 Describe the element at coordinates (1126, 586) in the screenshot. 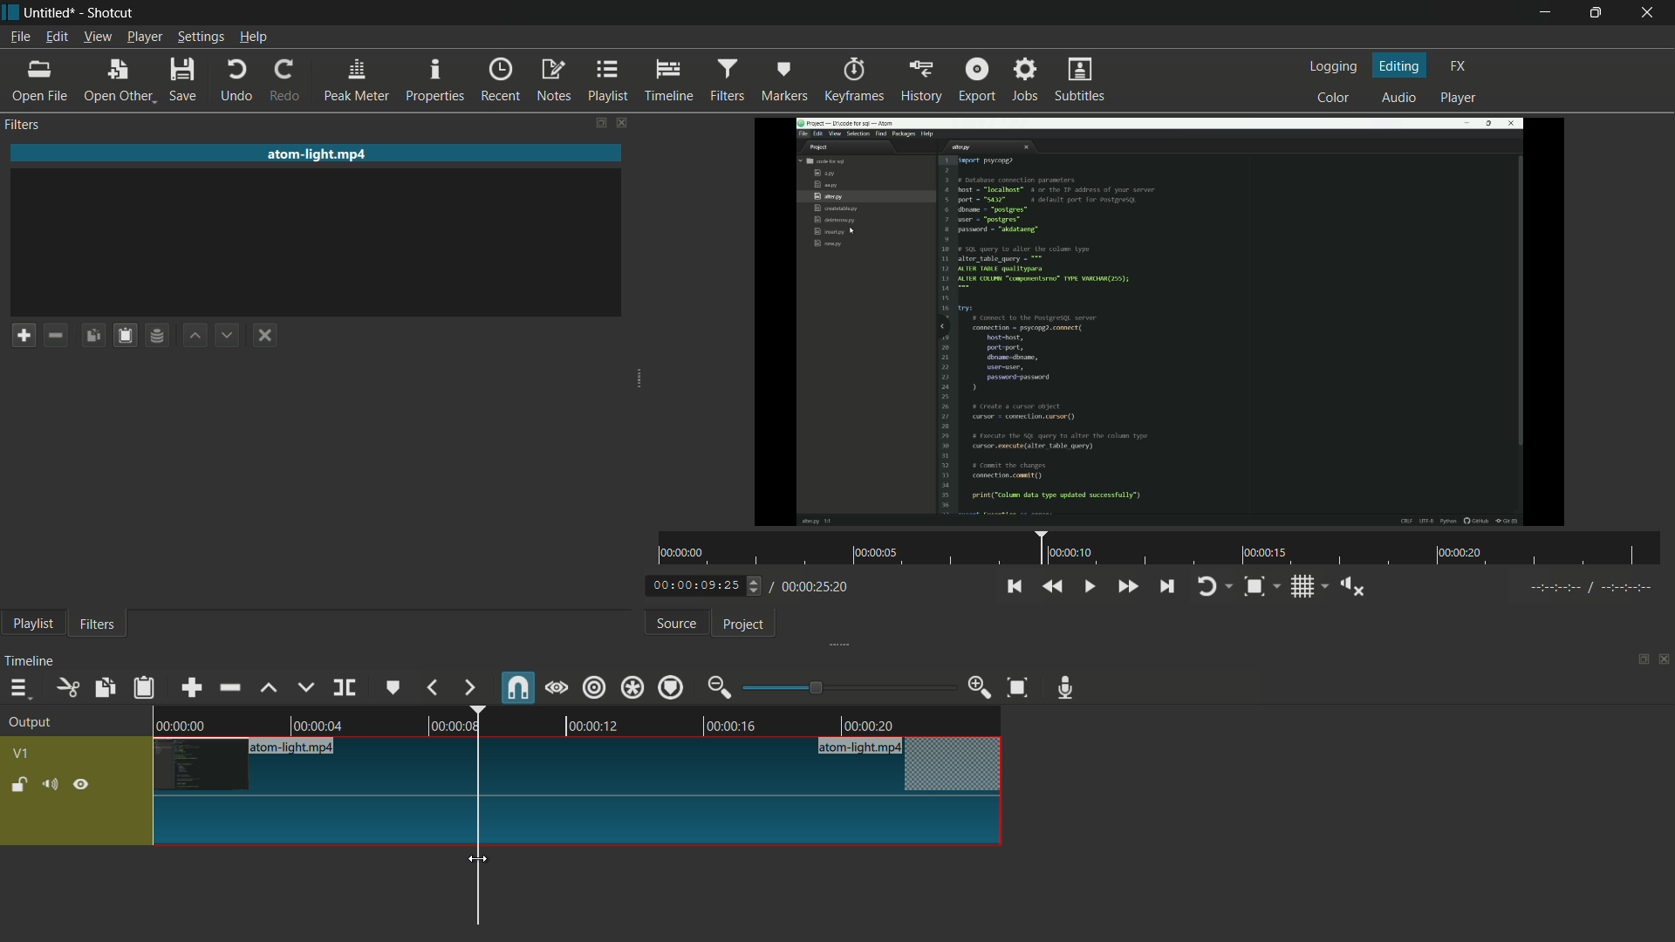

I see `quickly play forward` at that location.